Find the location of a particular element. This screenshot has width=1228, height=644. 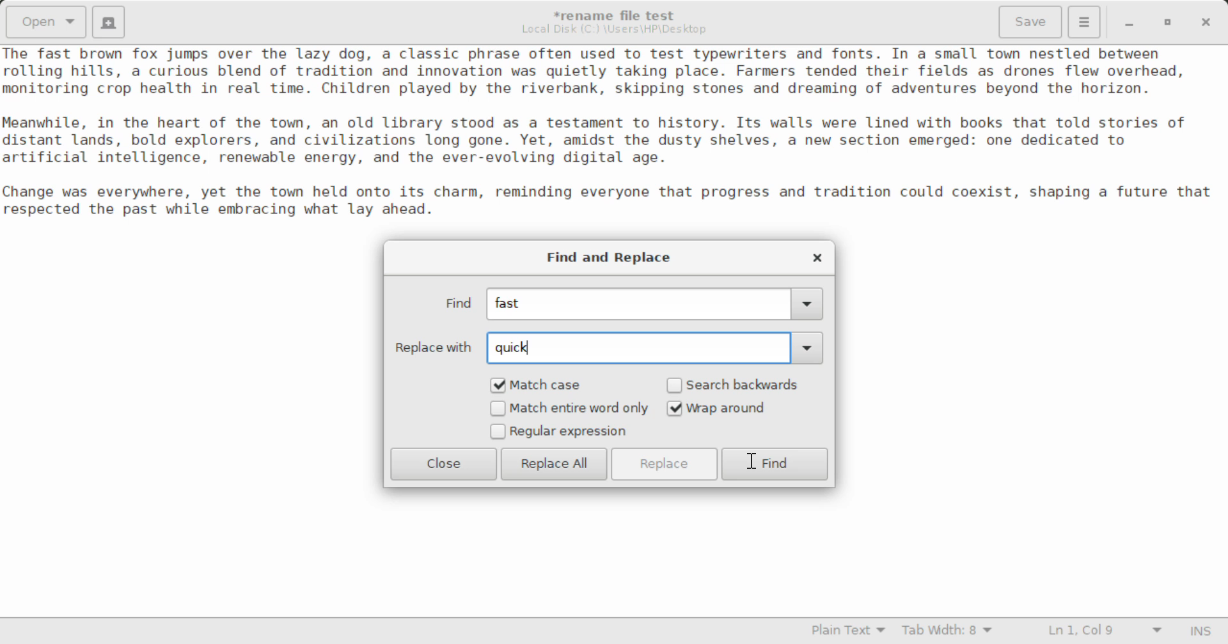

Find and Replace Window Heading is located at coordinates (610, 258).